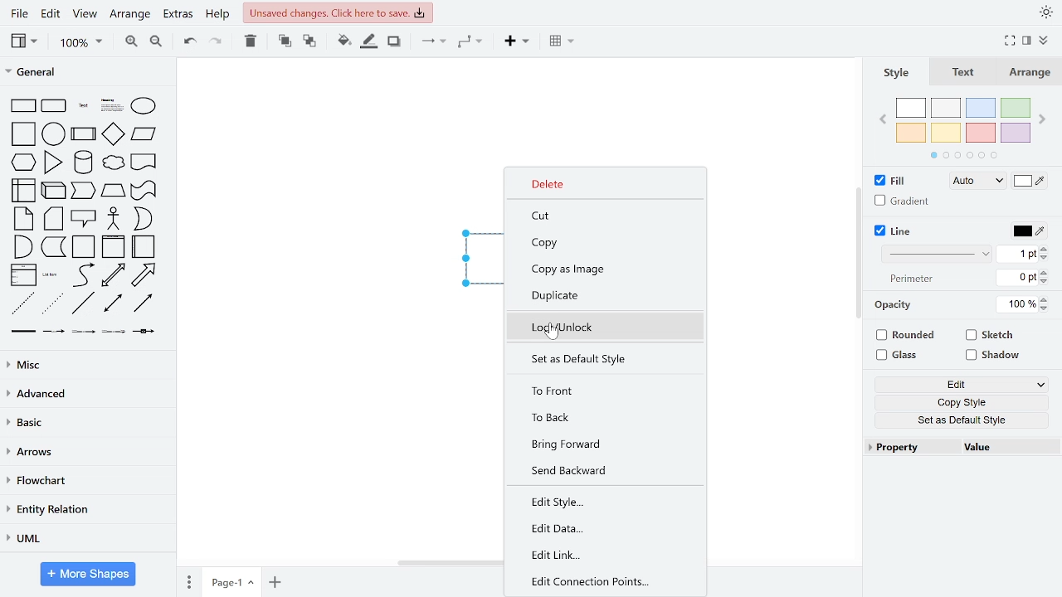 This screenshot has height=597, width=1062. What do you see at coordinates (82, 247) in the screenshot?
I see `container` at bounding box center [82, 247].